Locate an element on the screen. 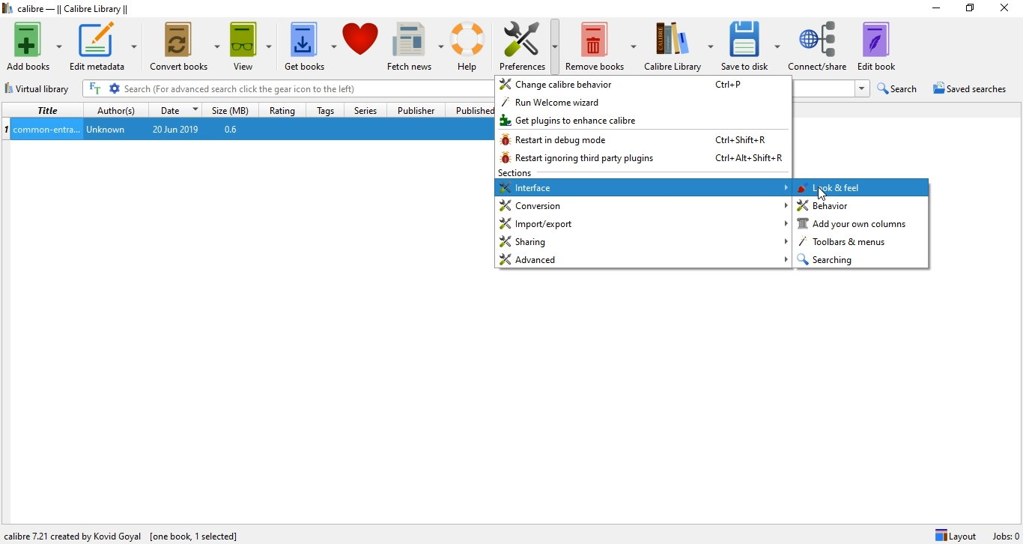 The width and height of the screenshot is (1023, 544). sections is located at coordinates (516, 173).